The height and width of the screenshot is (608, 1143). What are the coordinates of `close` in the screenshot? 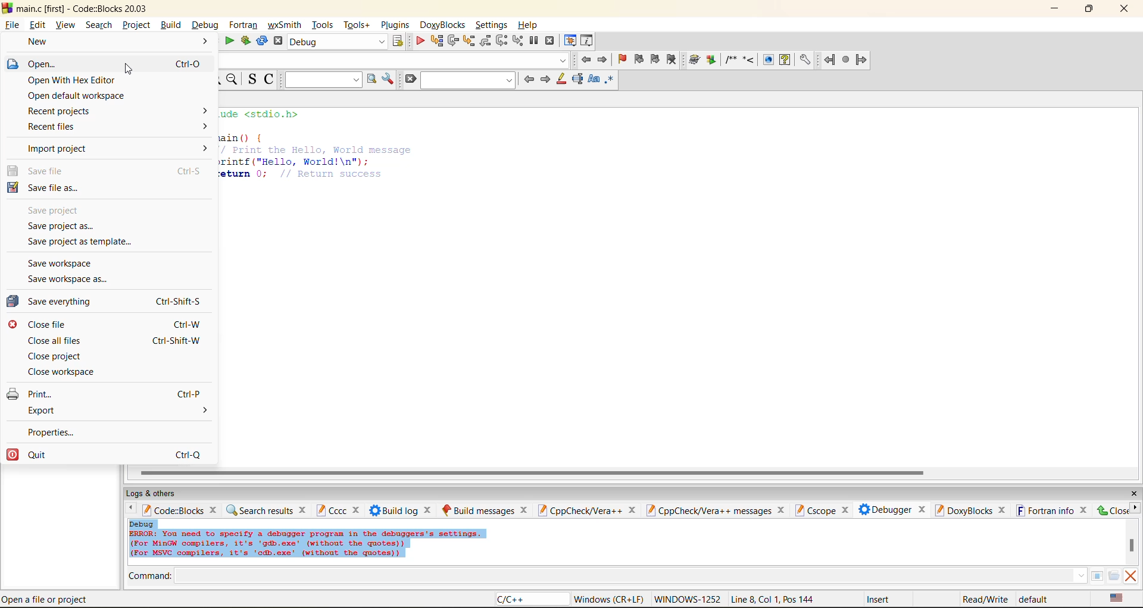 It's located at (524, 510).